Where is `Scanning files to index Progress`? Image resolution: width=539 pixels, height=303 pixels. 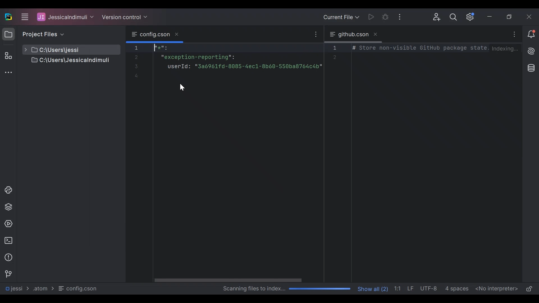 Scanning files to index Progress is located at coordinates (285, 289).